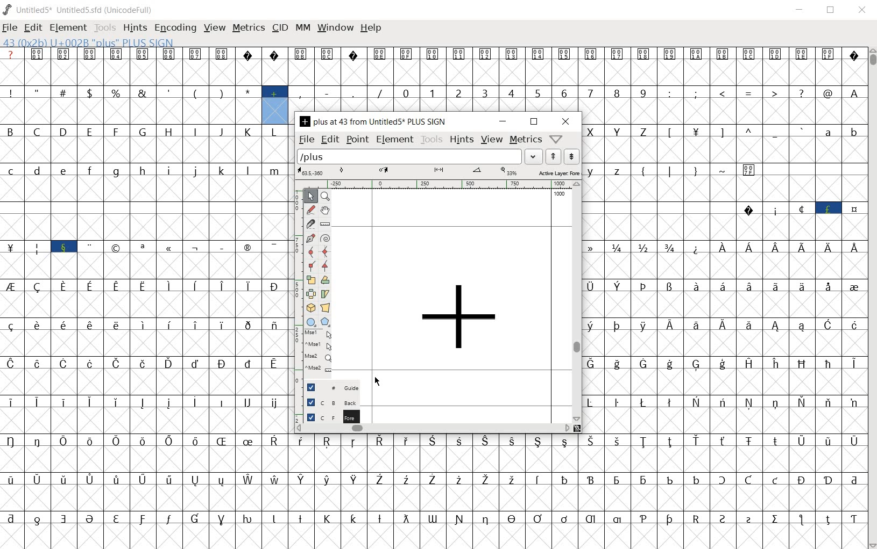 The image size is (877, 549). I want to click on Help/Window, so click(557, 139).